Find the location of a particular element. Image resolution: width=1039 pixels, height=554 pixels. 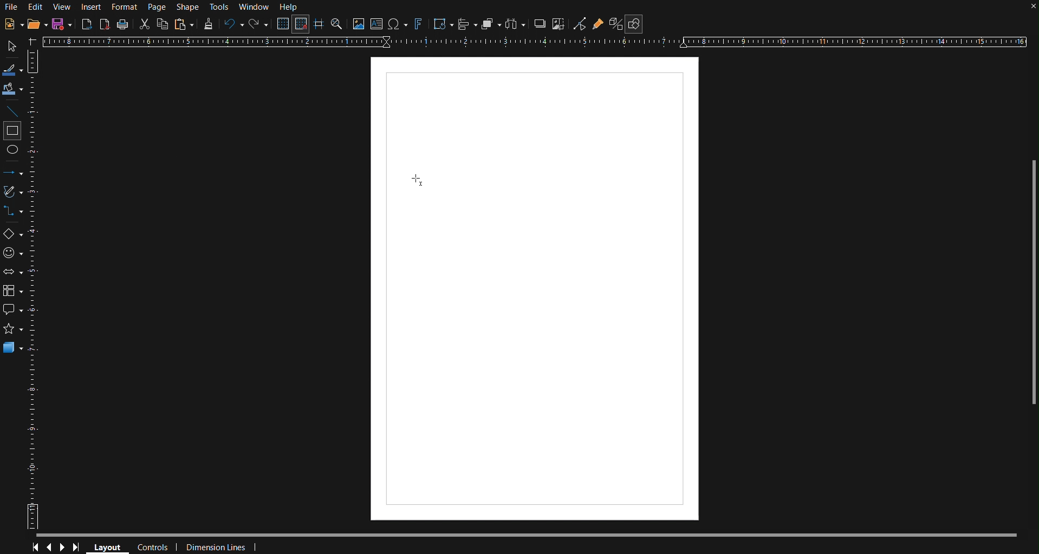

Fontworks is located at coordinates (418, 24).